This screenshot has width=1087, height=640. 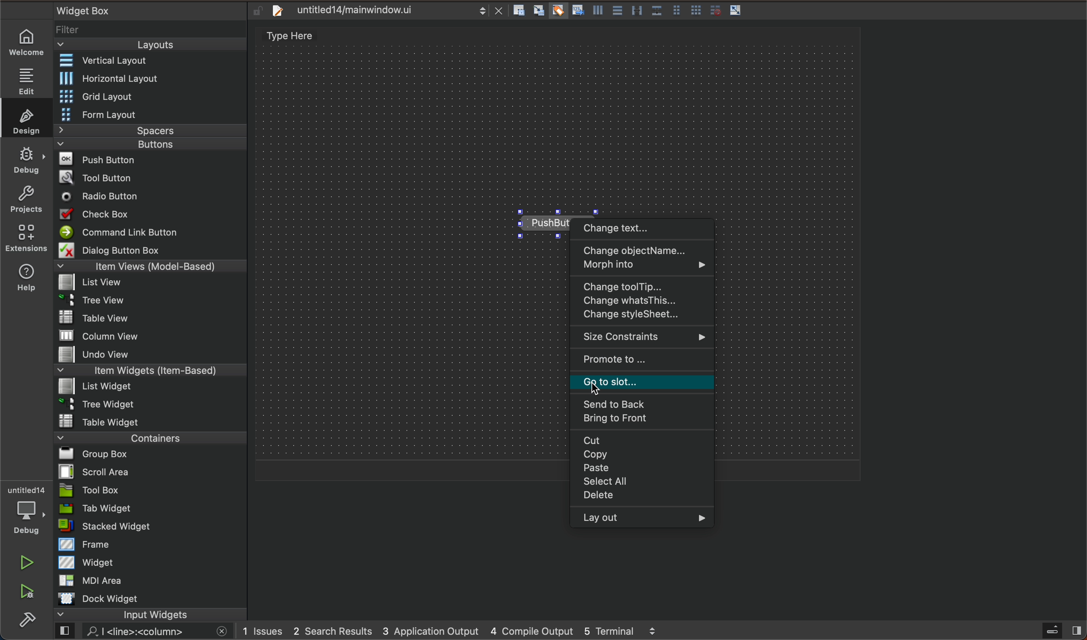 What do you see at coordinates (657, 9) in the screenshot?
I see `` at bounding box center [657, 9].